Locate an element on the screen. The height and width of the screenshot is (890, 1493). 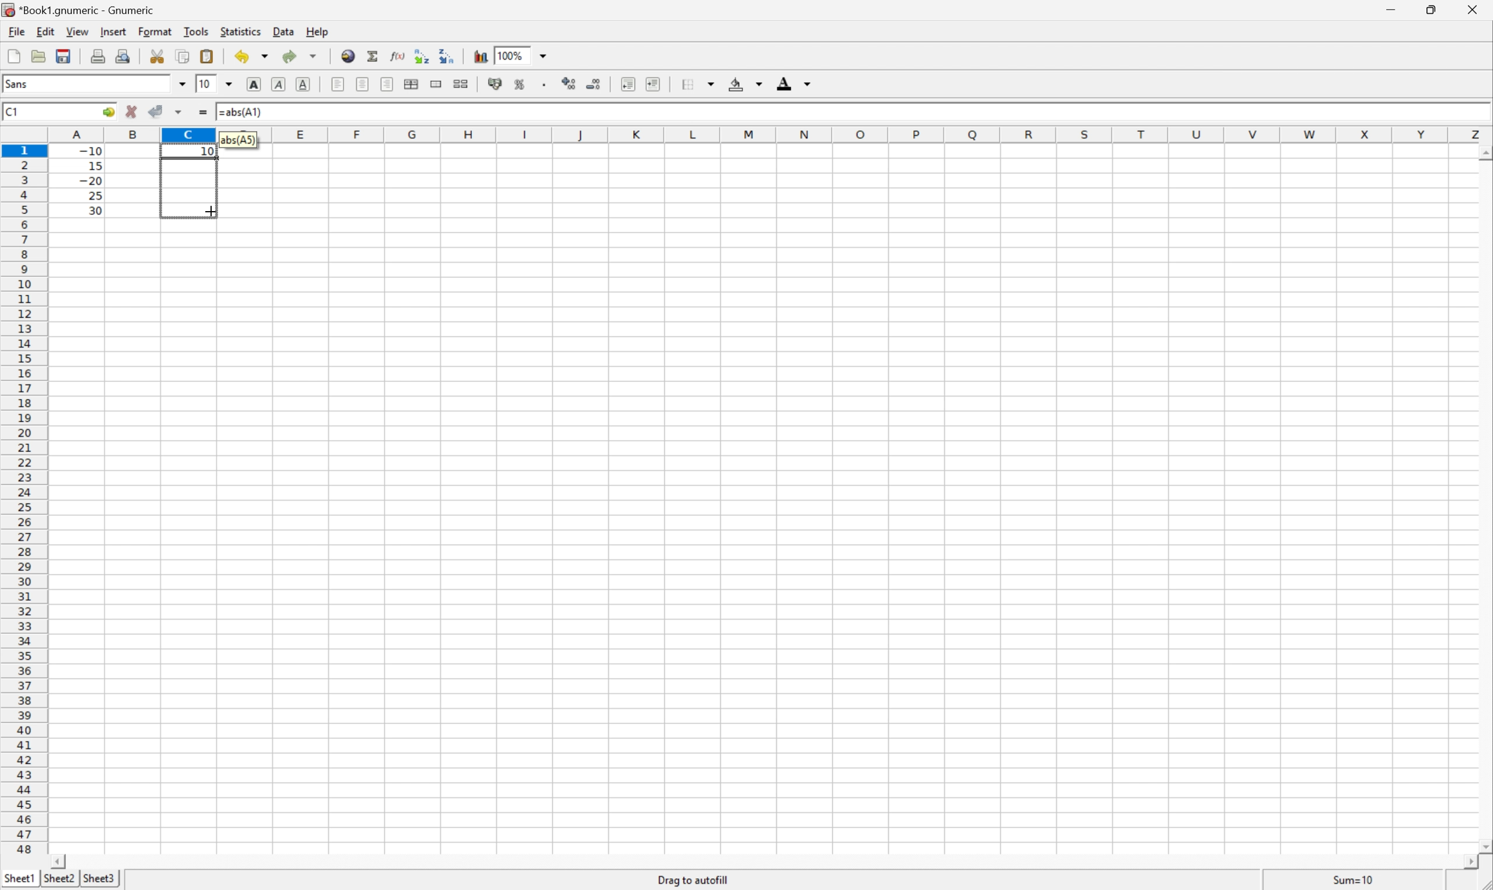
Drop Down is located at coordinates (181, 84).